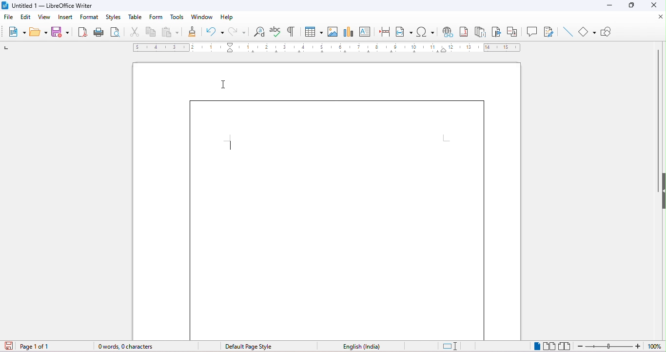 The image size is (666, 352). I want to click on table, so click(136, 18).